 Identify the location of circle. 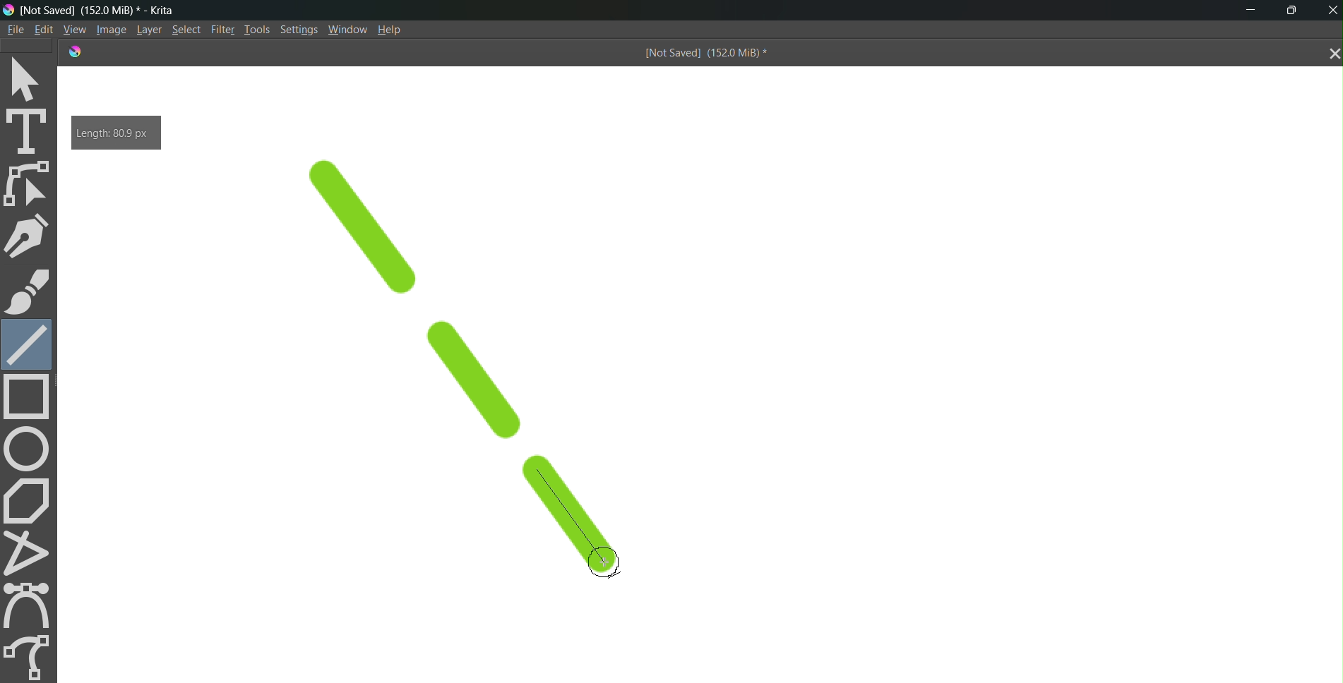
(28, 448).